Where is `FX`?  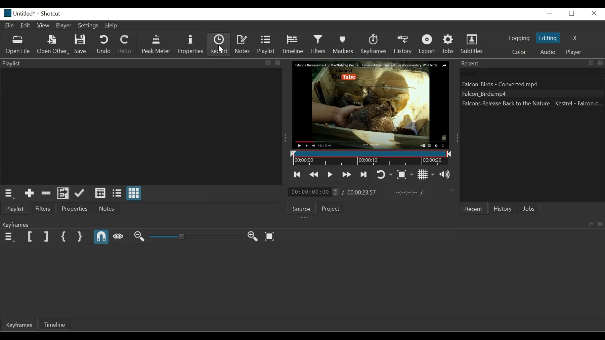 FX is located at coordinates (572, 38).